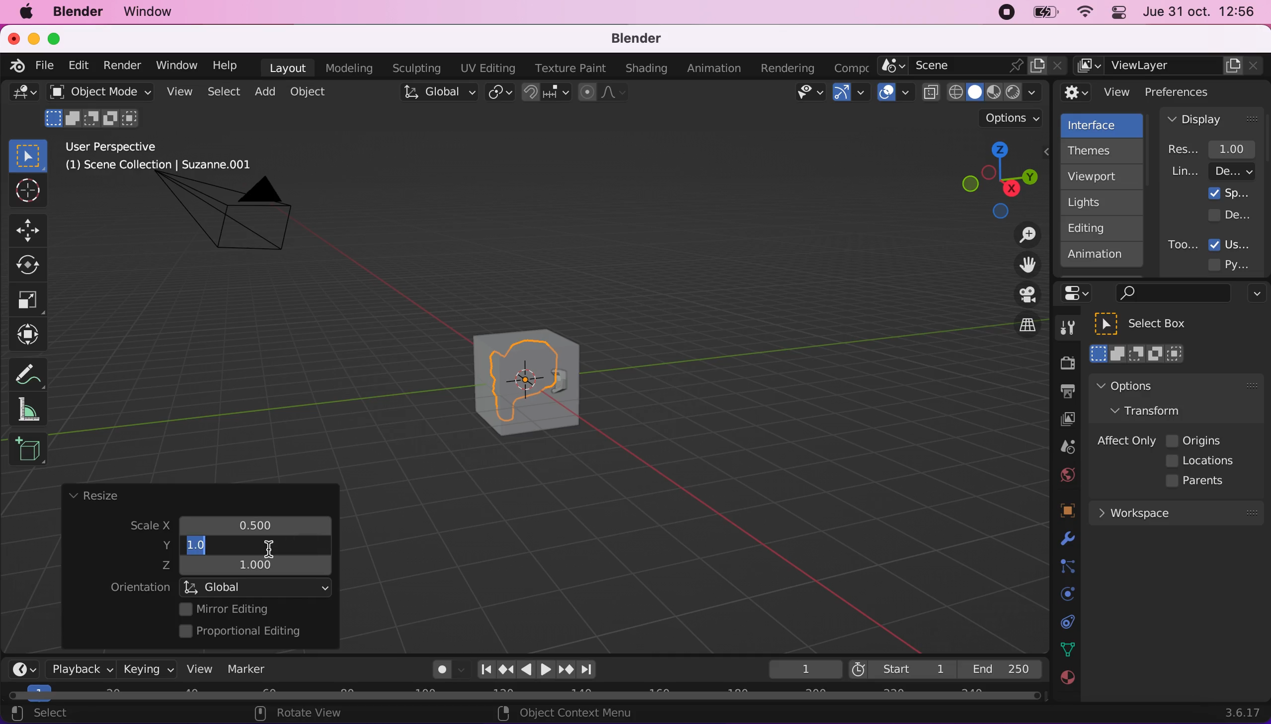 The width and height of the screenshot is (1271, 724). Describe the element at coordinates (1124, 441) in the screenshot. I see `affect only` at that location.